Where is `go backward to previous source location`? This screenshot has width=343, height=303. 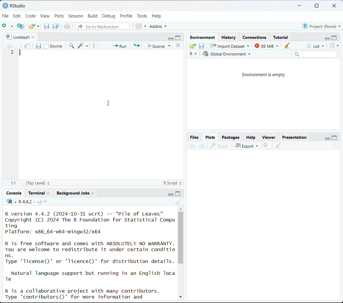 go backward to previous source location is located at coordinates (9, 46).